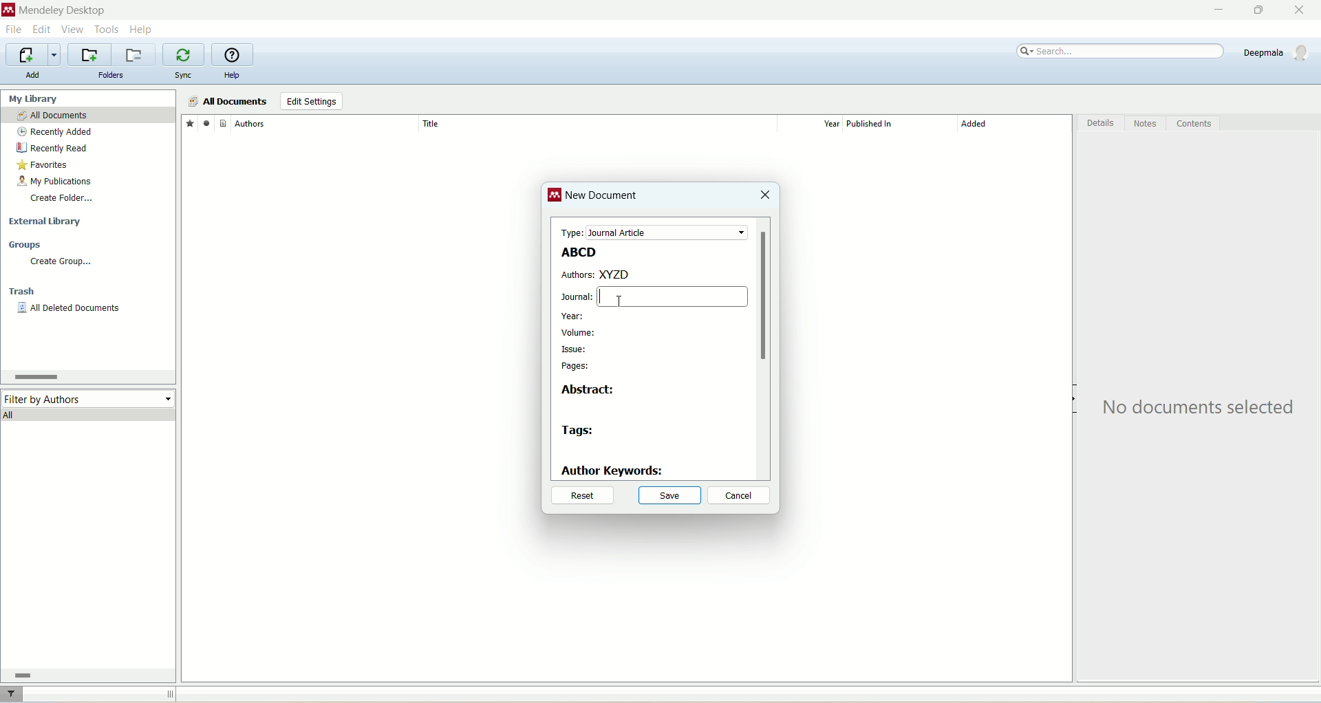 This screenshot has width=1321, height=703. What do you see at coordinates (1102, 125) in the screenshot?
I see `details` at bounding box center [1102, 125].